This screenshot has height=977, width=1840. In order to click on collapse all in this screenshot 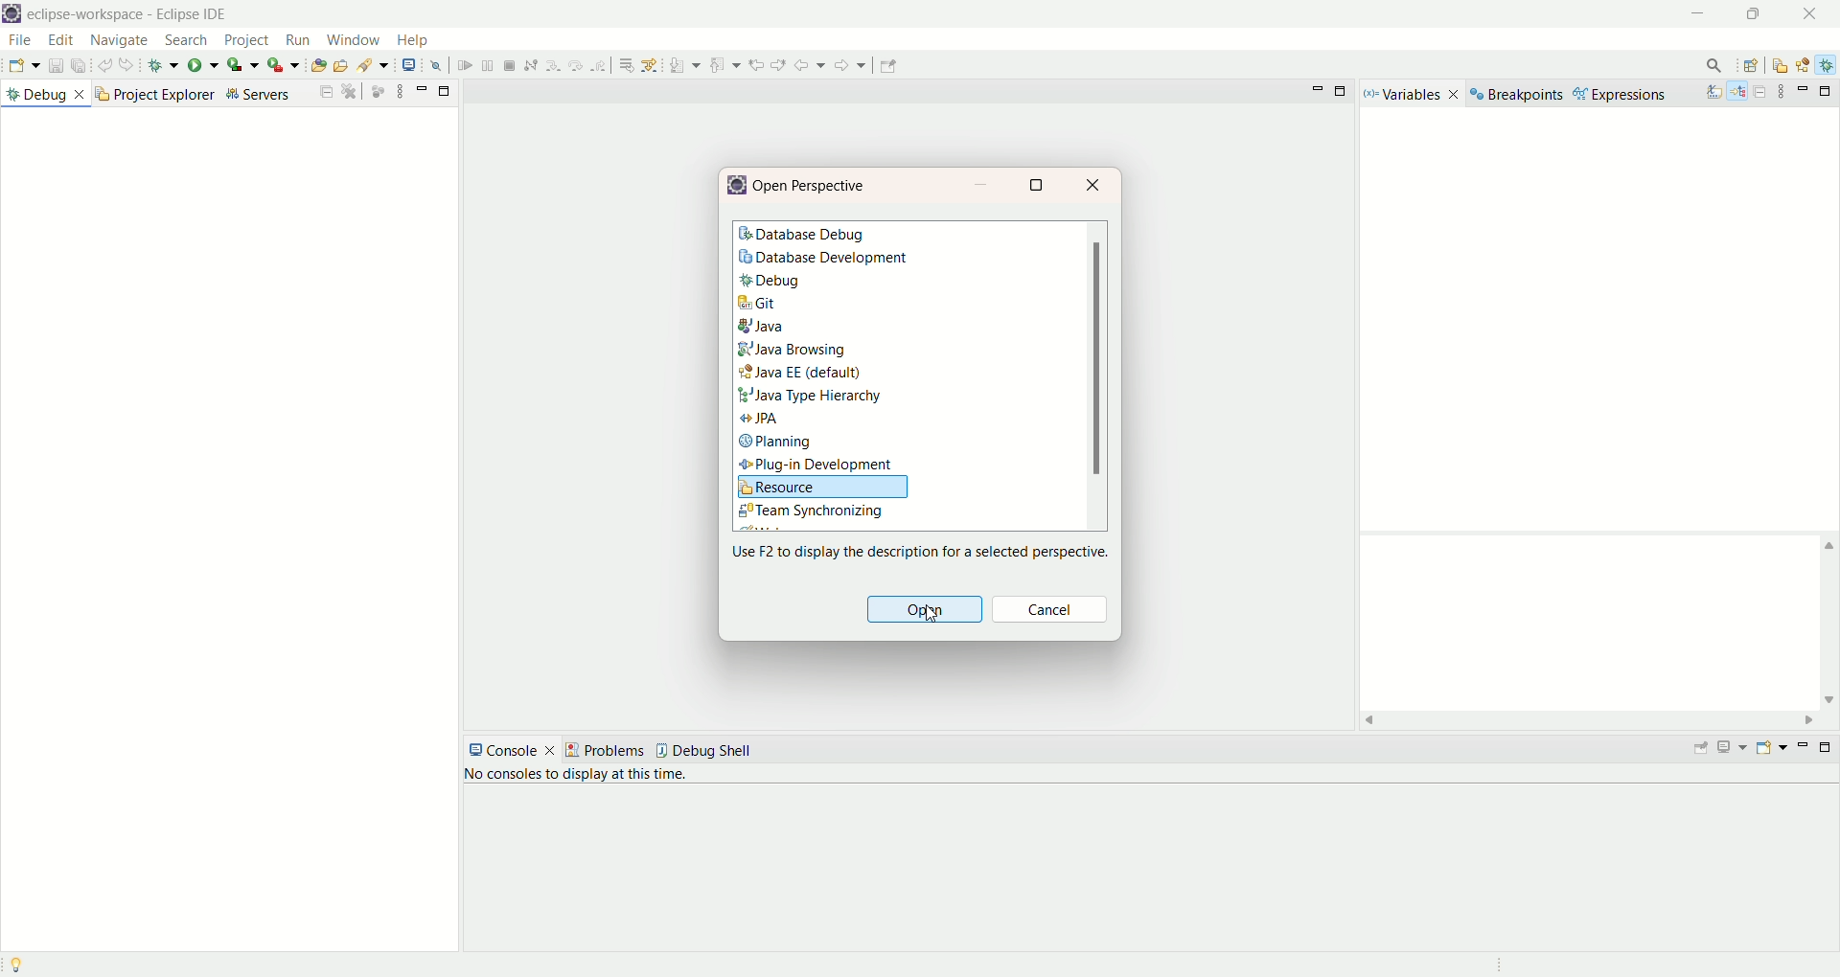, I will do `click(326, 93)`.